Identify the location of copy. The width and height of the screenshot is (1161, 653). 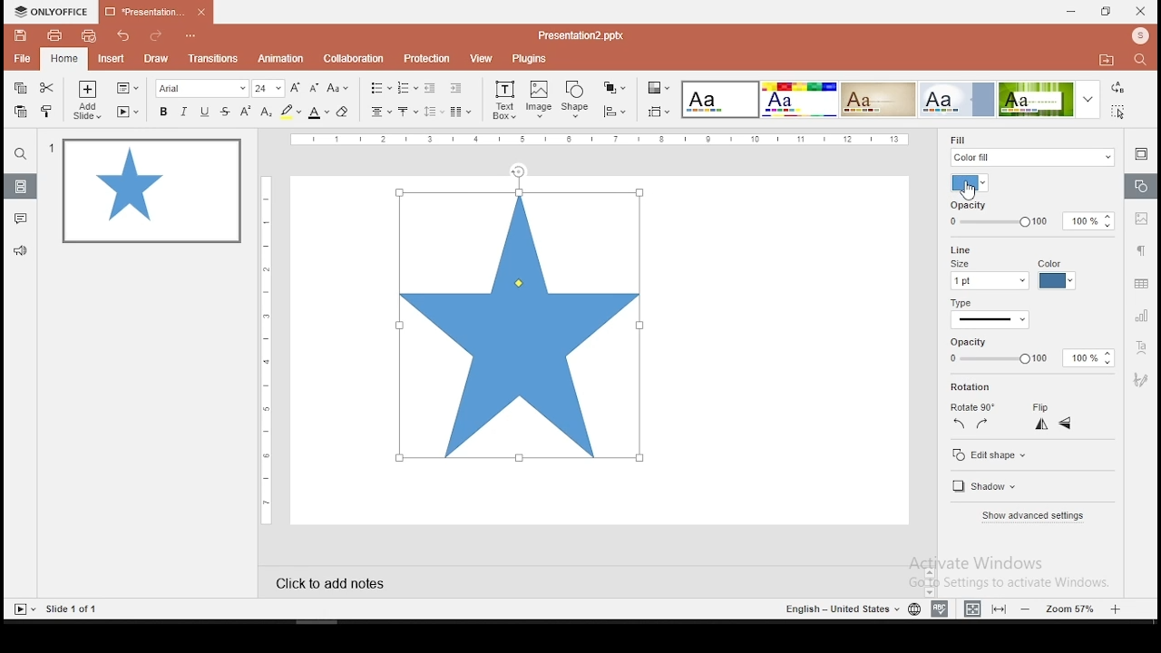
(19, 89).